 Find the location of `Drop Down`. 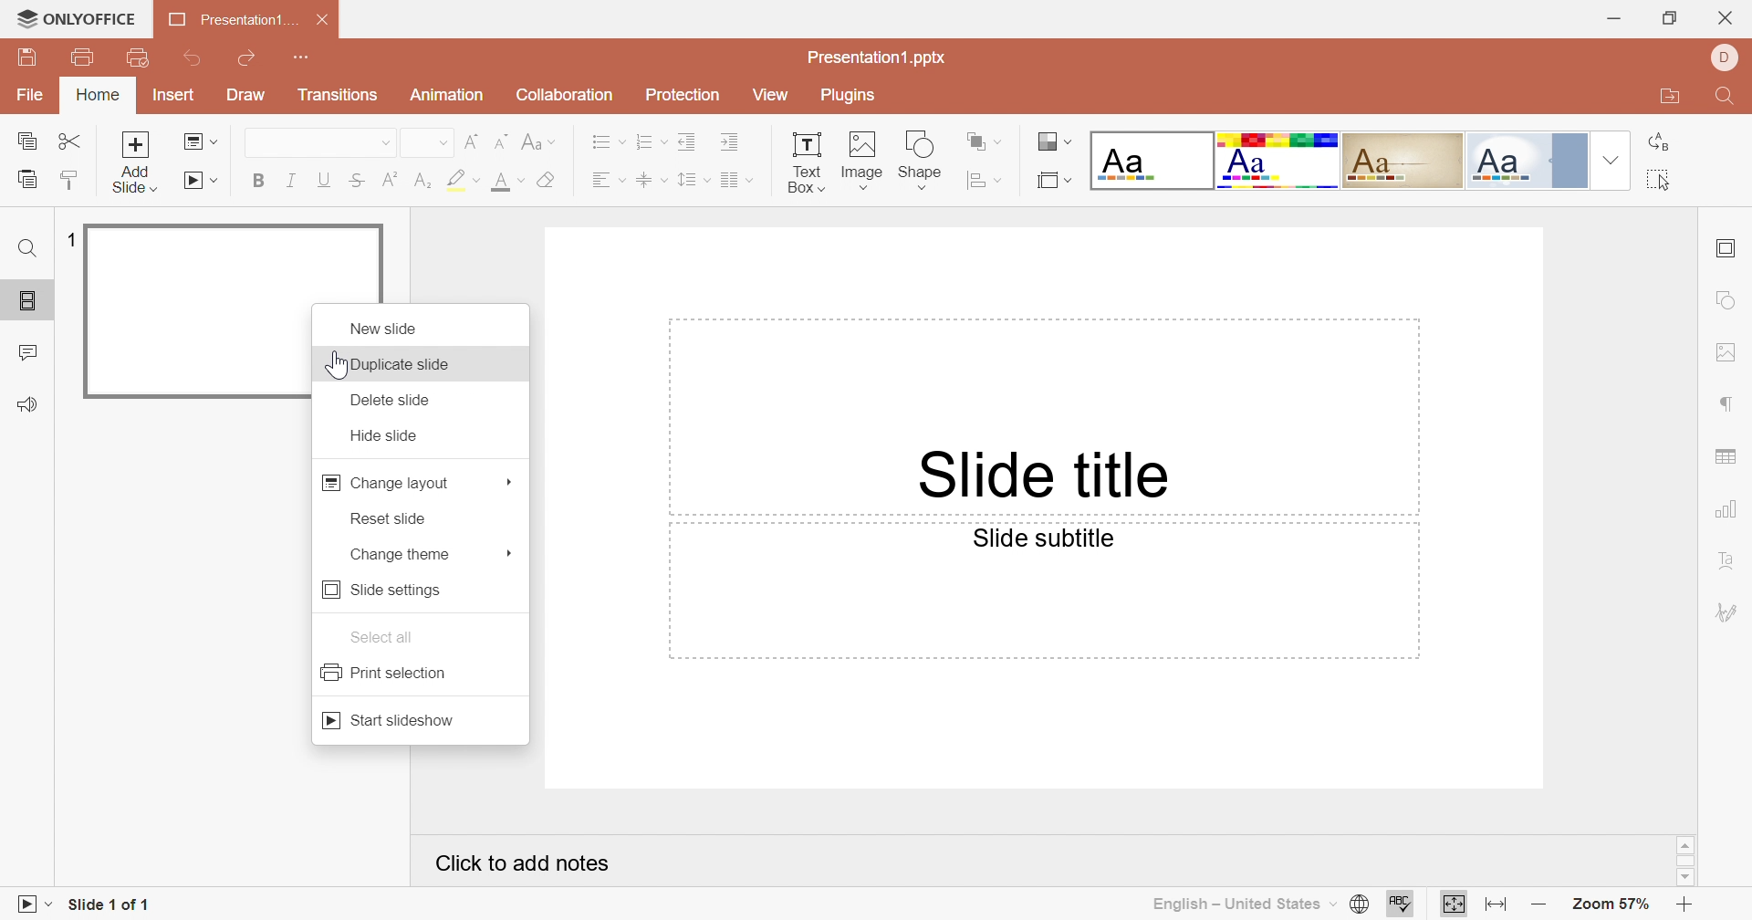

Drop Down is located at coordinates (707, 180).